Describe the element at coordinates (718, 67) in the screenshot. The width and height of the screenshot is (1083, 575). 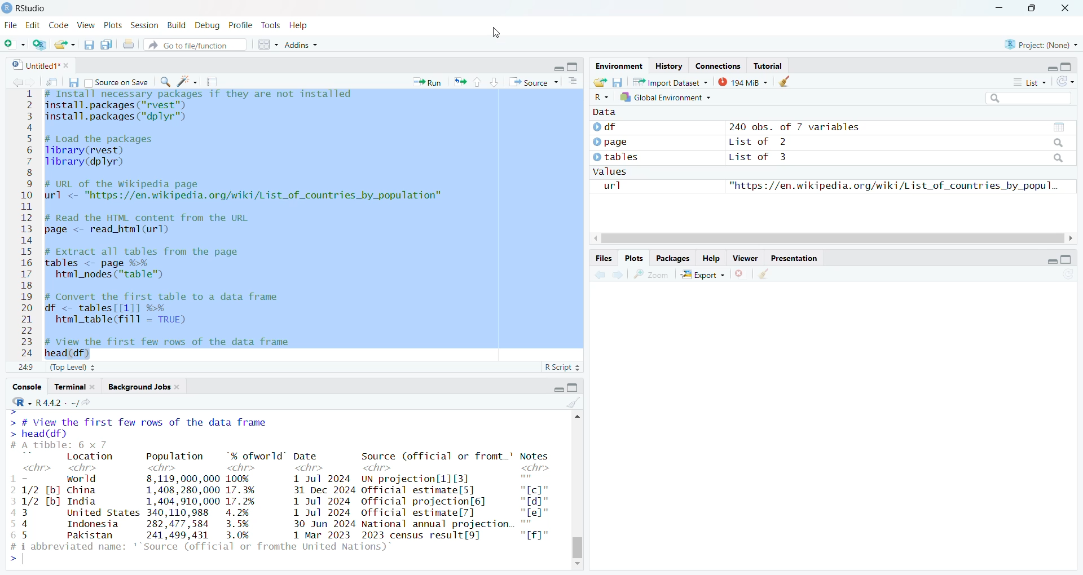
I see `Connections` at that location.